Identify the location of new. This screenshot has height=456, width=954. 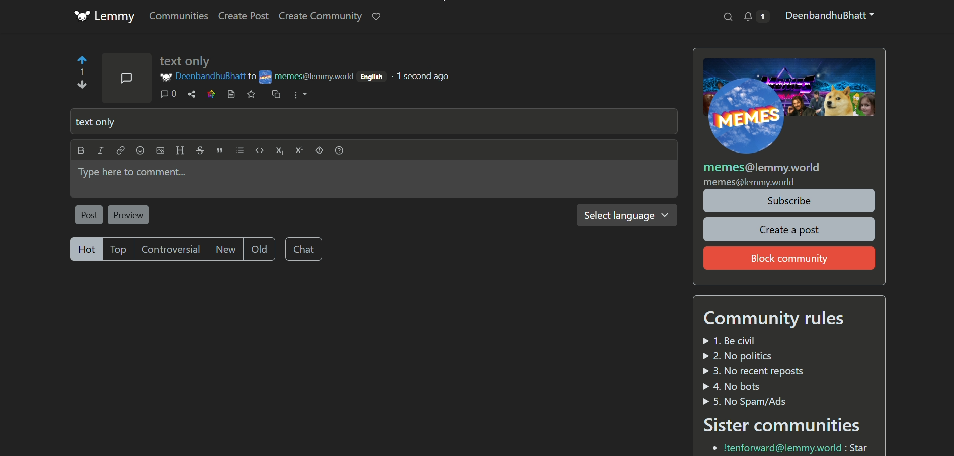
(226, 249).